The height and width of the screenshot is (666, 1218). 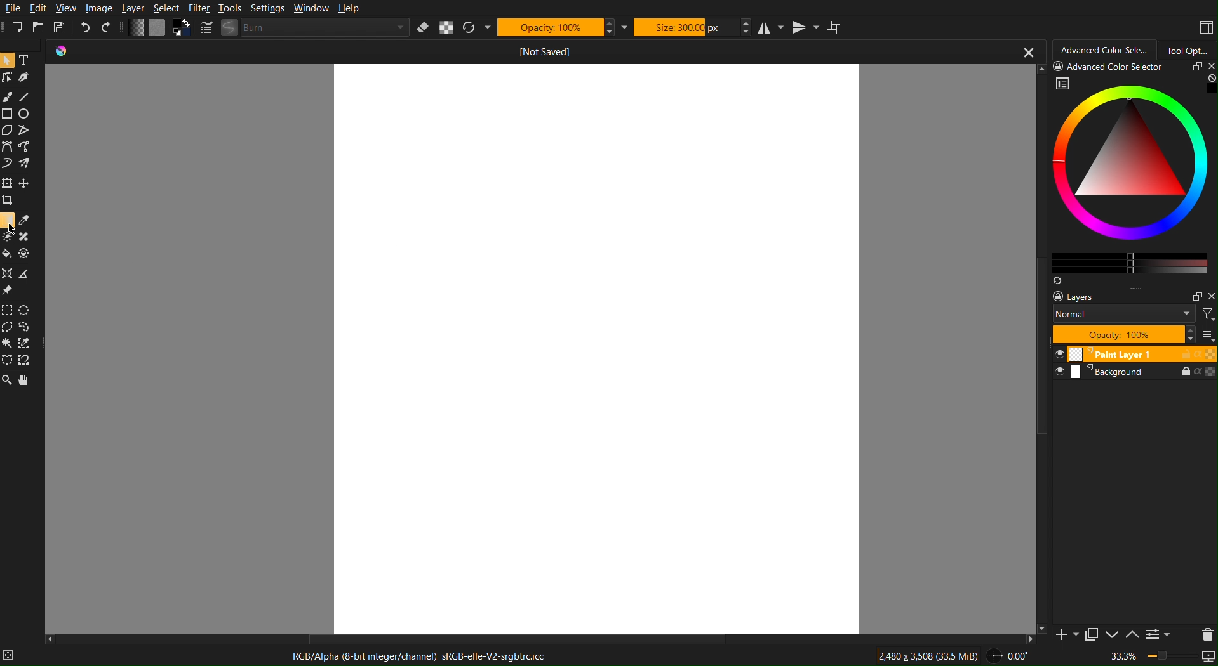 What do you see at coordinates (834, 27) in the screenshot?
I see `Wrap Around` at bounding box center [834, 27].